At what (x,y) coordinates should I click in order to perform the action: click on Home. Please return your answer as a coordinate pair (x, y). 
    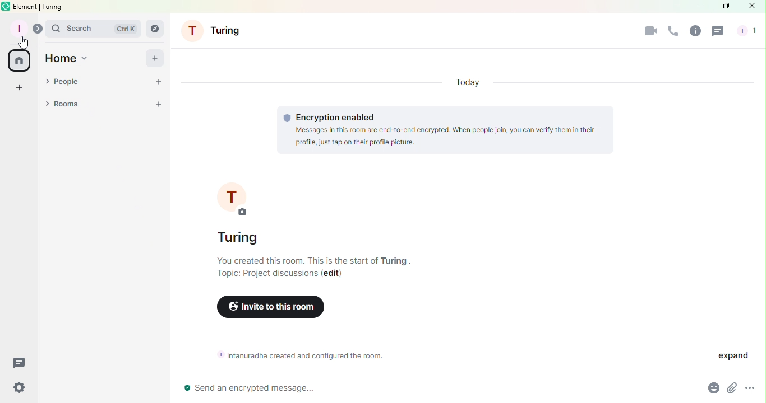
    Looking at the image, I should click on (67, 58).